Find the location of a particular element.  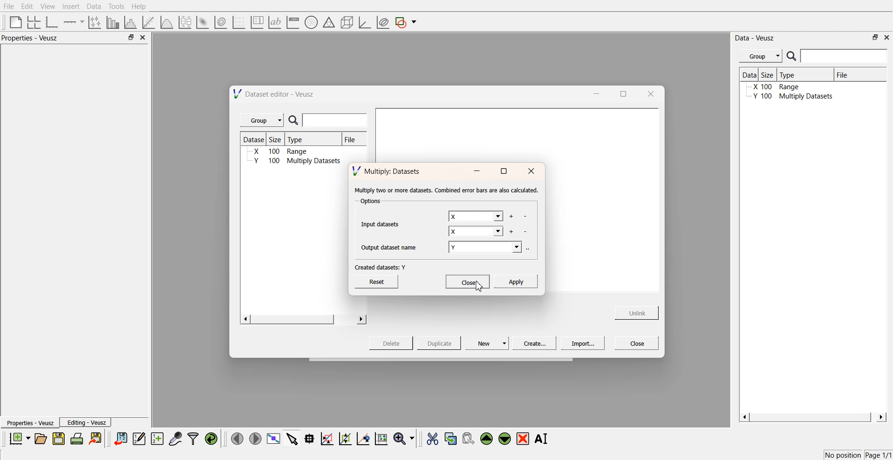

maximise is located at coordinates (620, 93).